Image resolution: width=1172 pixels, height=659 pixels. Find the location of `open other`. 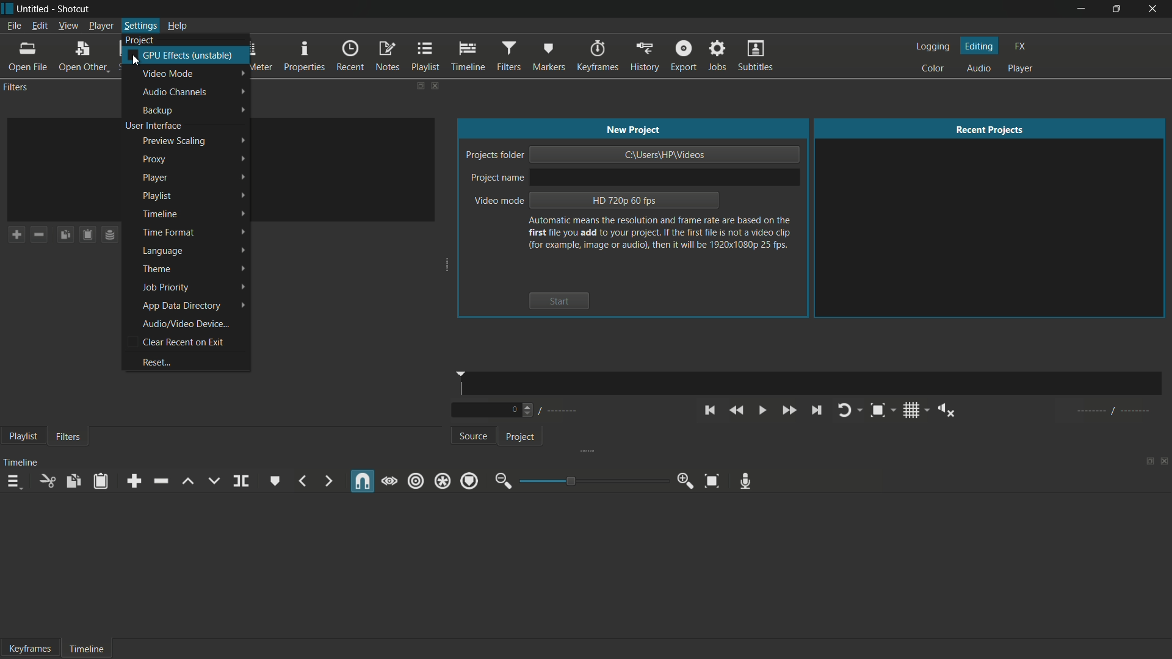

open other is located at coordinates (86, 57).